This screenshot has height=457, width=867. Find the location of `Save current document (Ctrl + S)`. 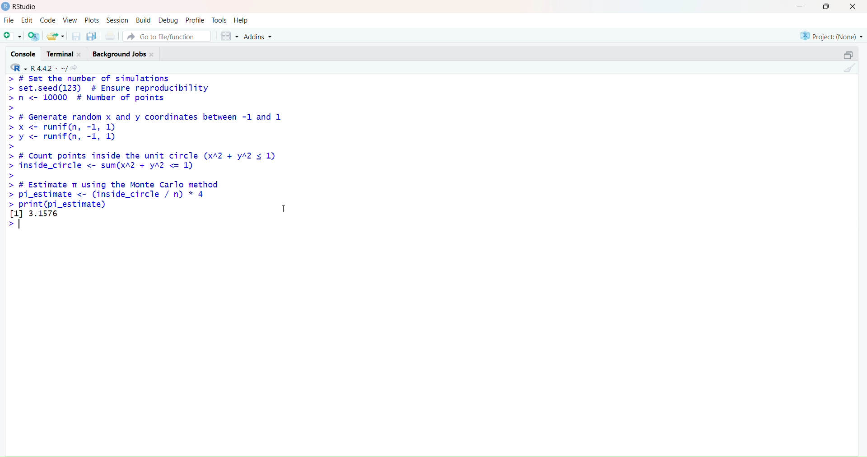

Save current document (Ctrl + S) is located at coordinates (75, 35).